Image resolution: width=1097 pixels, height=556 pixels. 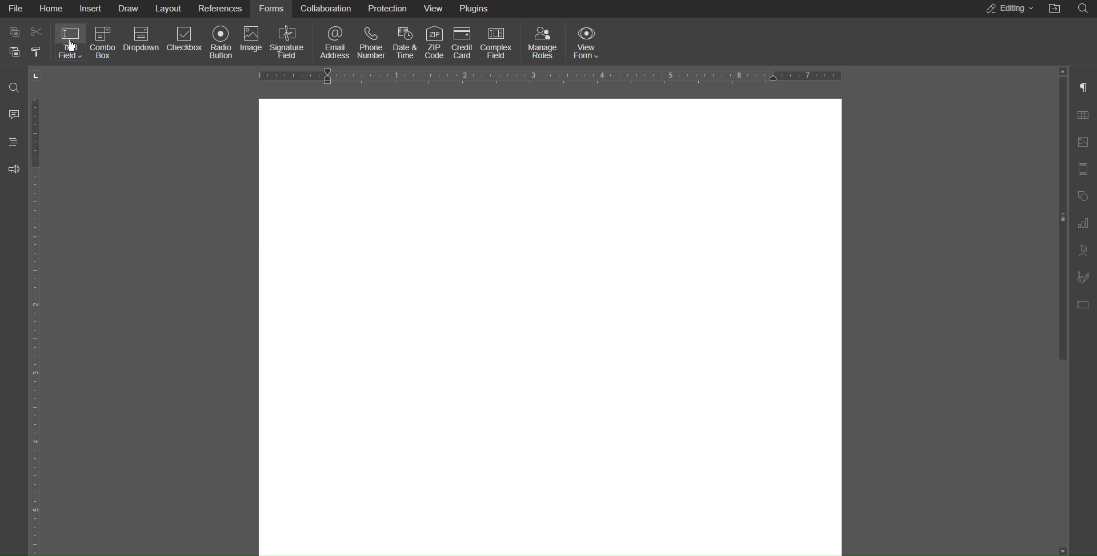 I want to click on Combo Box, so click(x=103, y=43).